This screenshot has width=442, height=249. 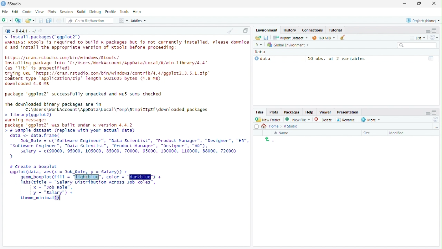 I want to click on RStudio, so click(x=15, y=3).